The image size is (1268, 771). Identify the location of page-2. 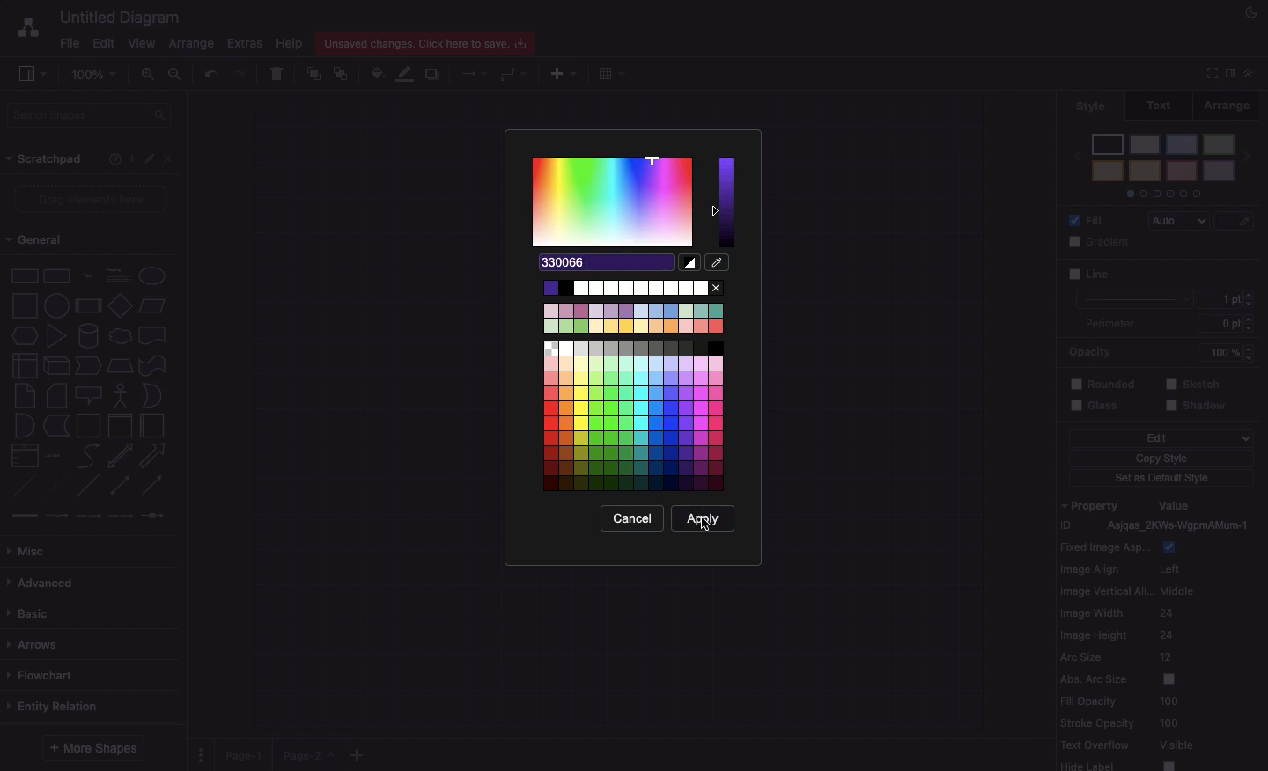
(310, 755).